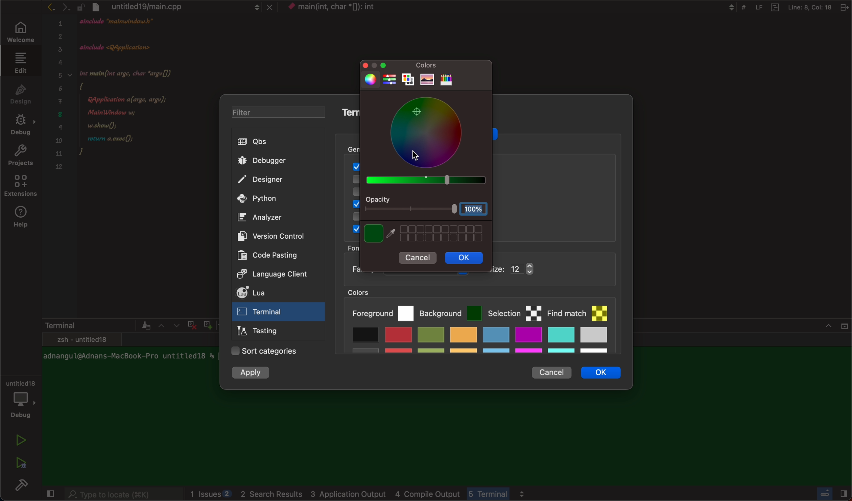 The height and width of the screenshot is (501, 852). Describe the element at coordinates (123, 495) in the screenshot. I see `search` at that location.